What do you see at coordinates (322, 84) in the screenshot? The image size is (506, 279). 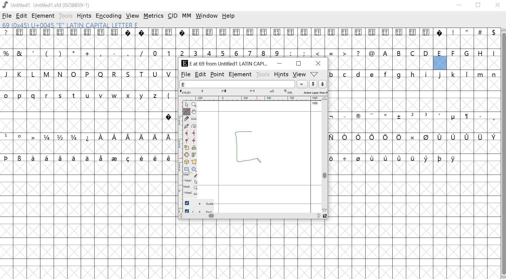 I see `down` at bounding box center [322, 84].